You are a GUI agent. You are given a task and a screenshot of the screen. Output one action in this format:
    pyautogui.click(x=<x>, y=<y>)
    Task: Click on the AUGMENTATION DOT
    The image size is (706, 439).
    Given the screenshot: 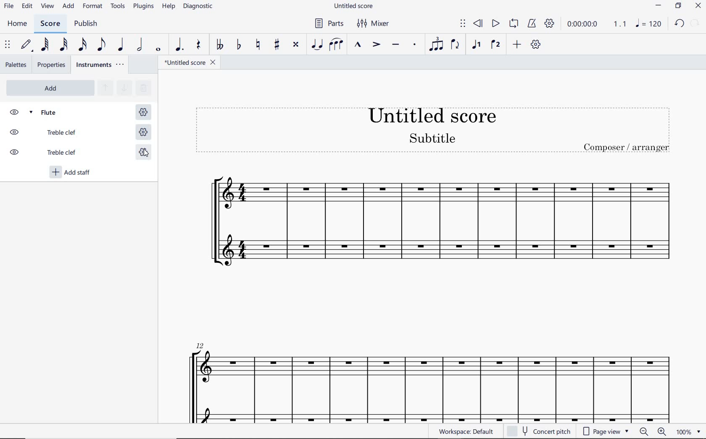 What is the action you would take?
    pyautogui.click(x=178, y=45)
    